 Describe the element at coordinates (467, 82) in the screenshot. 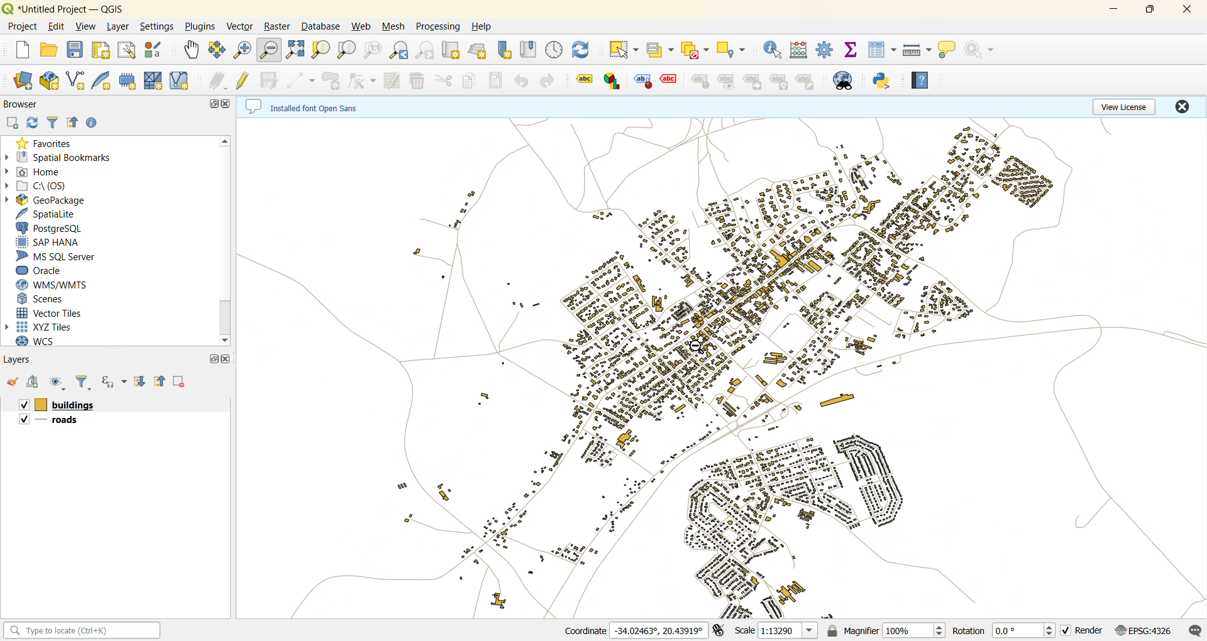

I see `copy` at that location.